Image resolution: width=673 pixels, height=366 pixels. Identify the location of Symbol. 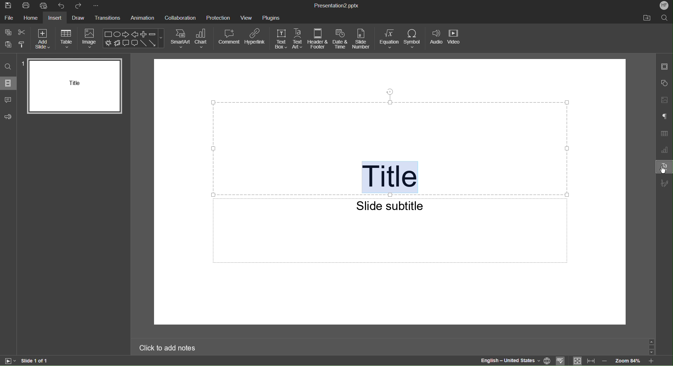
(413, 39).